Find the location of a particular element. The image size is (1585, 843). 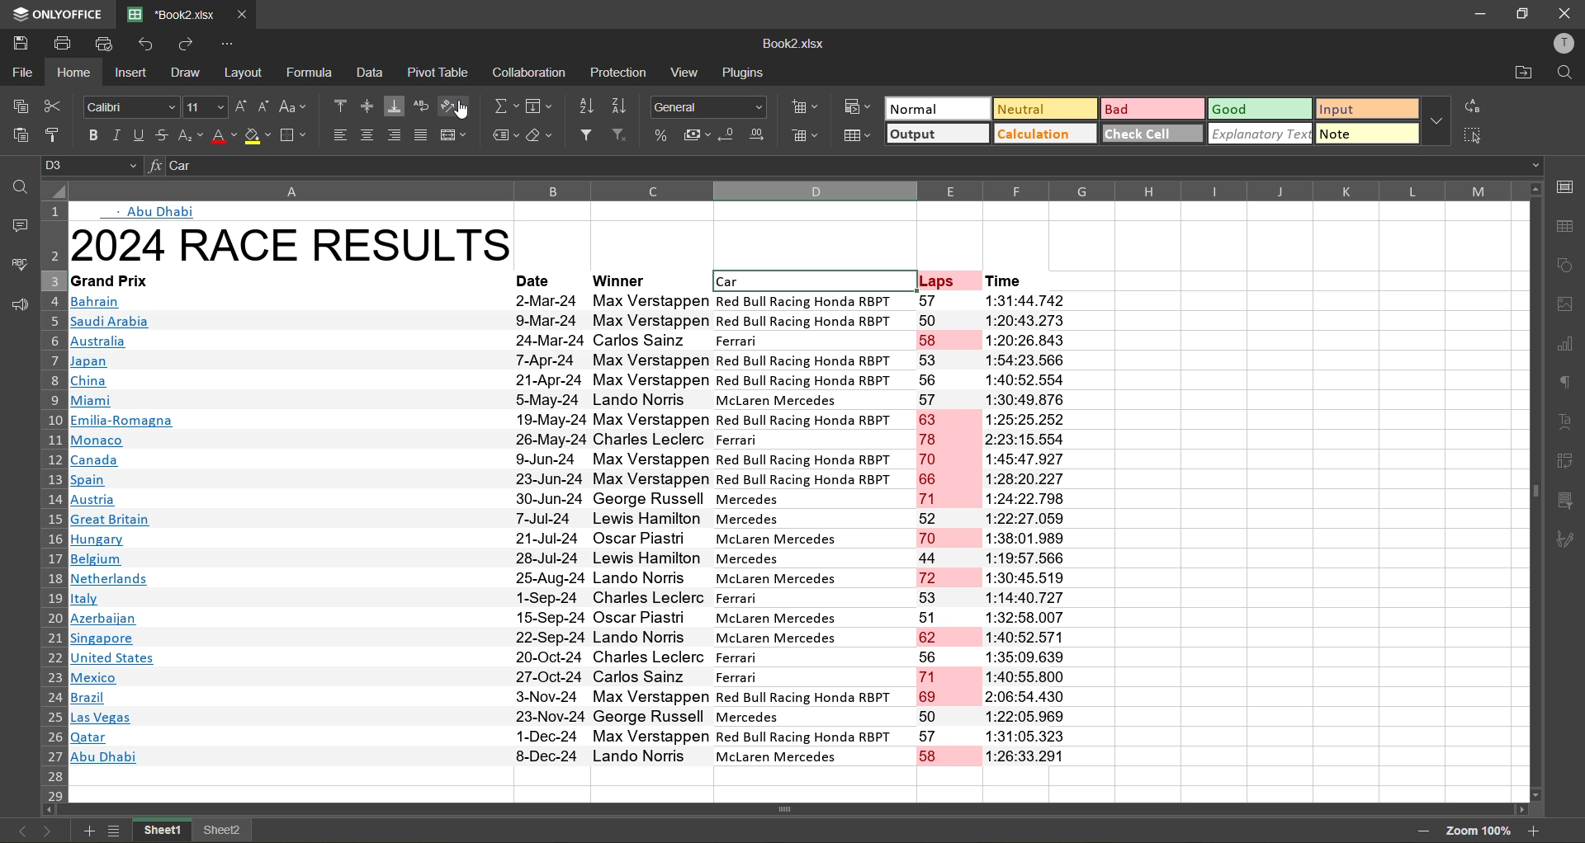

neutral is located at coordinates (1045, 110).